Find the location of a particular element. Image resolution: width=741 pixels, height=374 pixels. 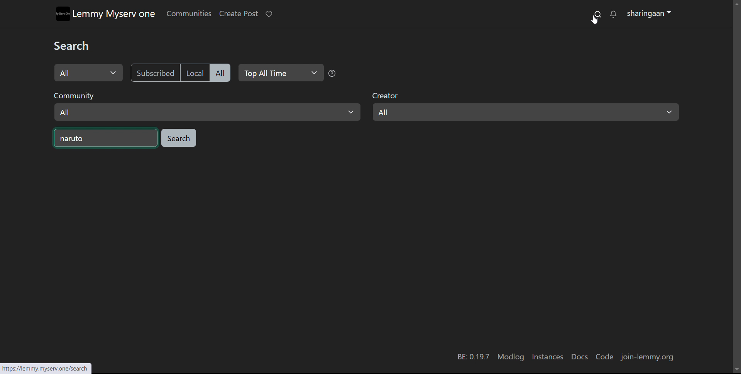

docs is located at coordinates (579, 357).